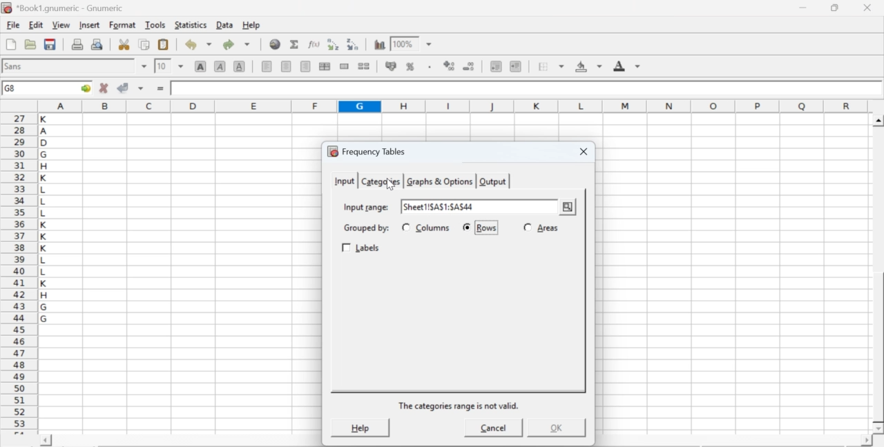 Image resolution: width=884 pixels, height=447 pixels. Describe the element at coordinates (253, 26) in the screenshot. I see `help` at that location.